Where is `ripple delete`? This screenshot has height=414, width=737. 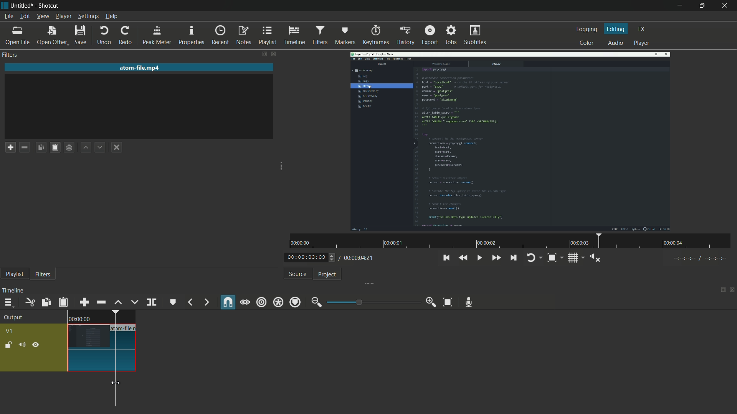 ripple delete is located at coordinates (101, 302).